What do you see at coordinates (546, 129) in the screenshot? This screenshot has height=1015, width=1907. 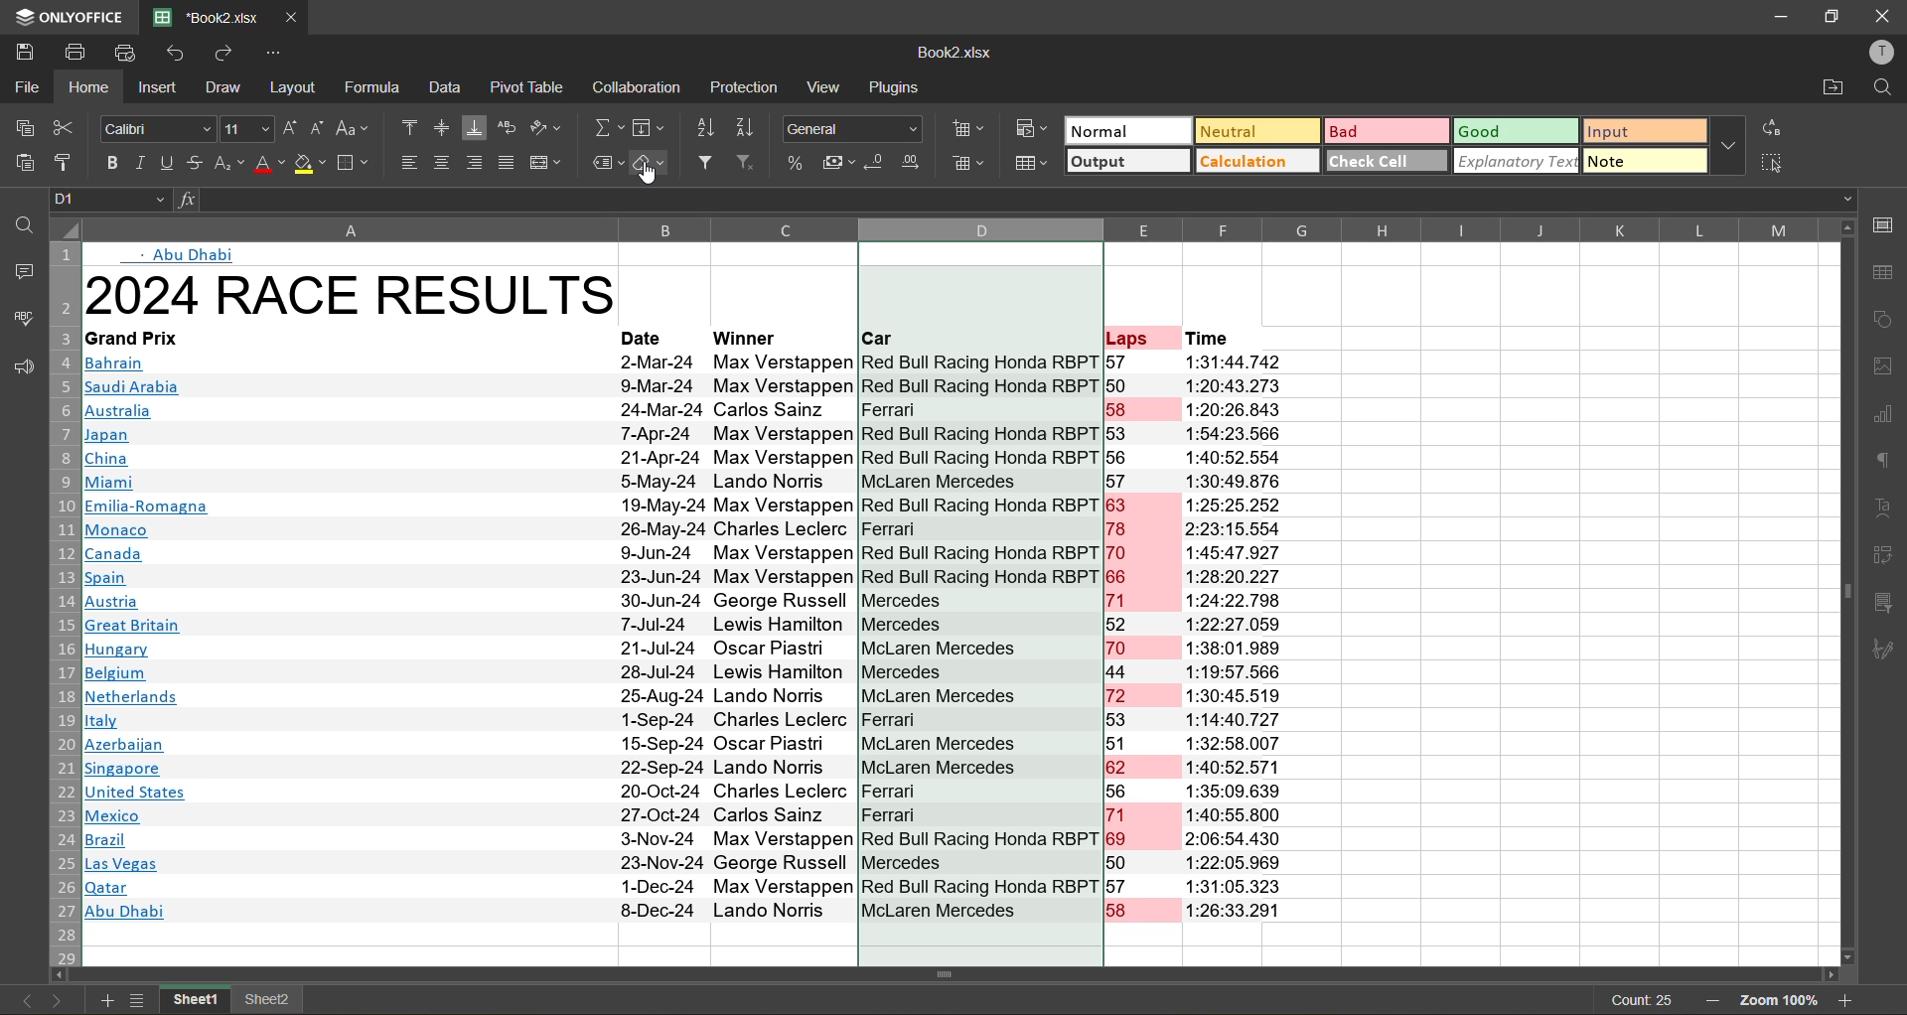 I see `orientation` at bounding box center [546, 129].